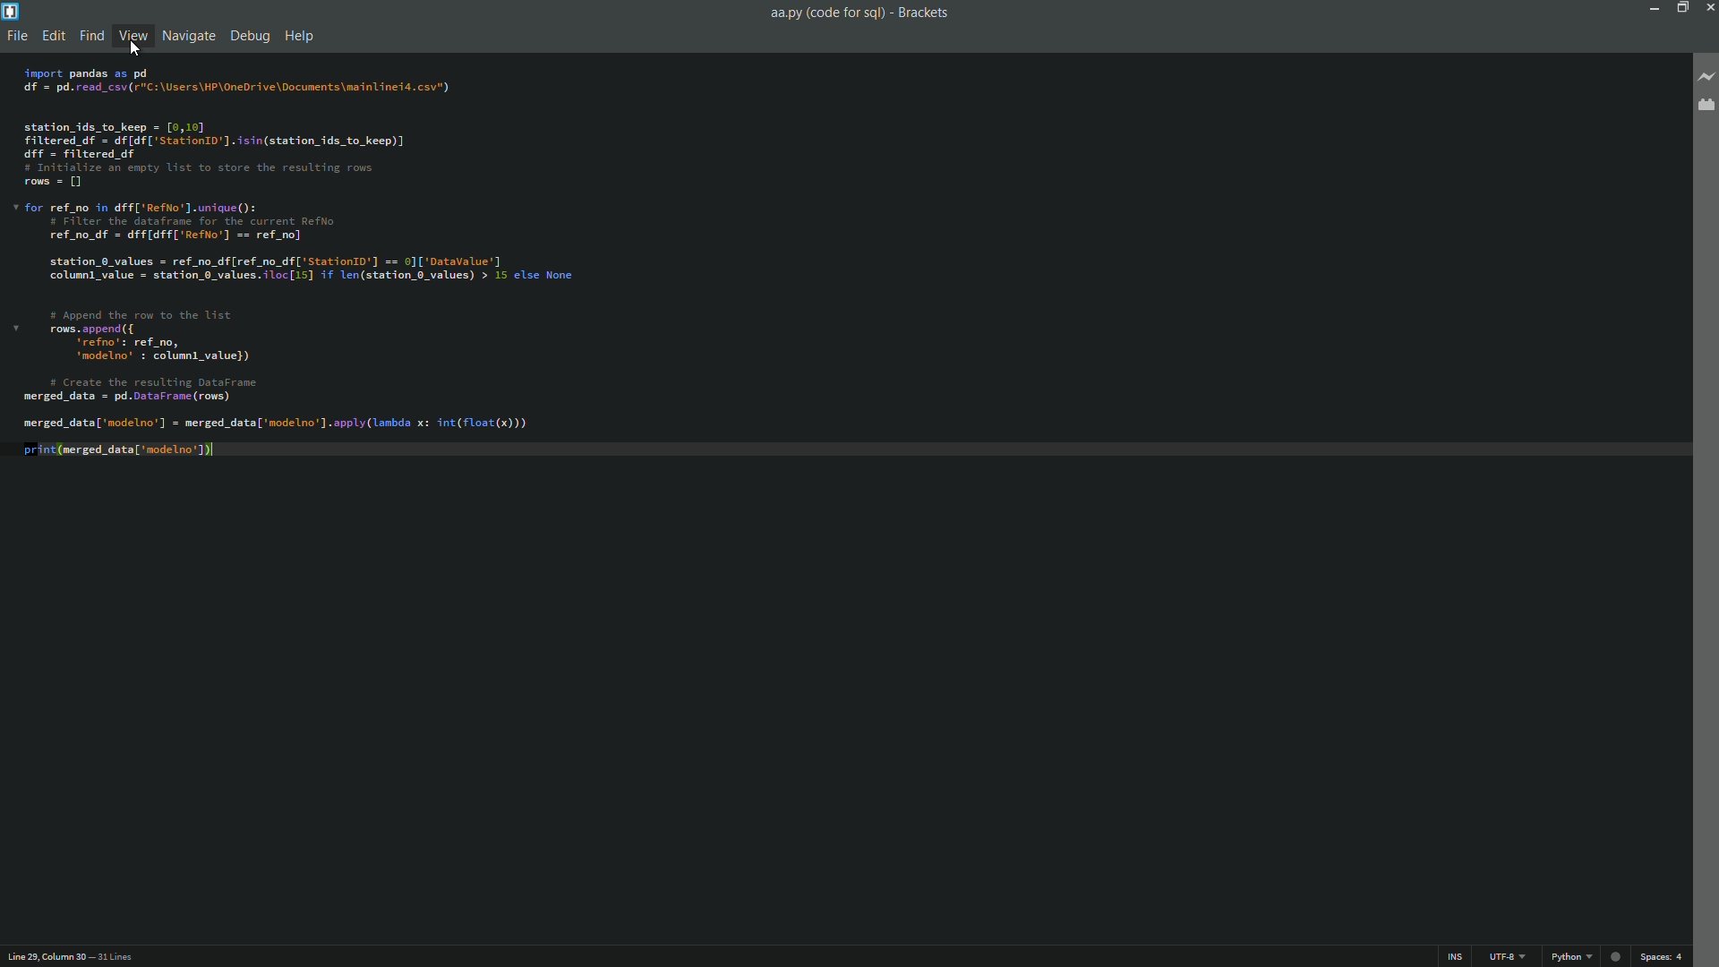  I want to click on change file format, so click(1571, 958).